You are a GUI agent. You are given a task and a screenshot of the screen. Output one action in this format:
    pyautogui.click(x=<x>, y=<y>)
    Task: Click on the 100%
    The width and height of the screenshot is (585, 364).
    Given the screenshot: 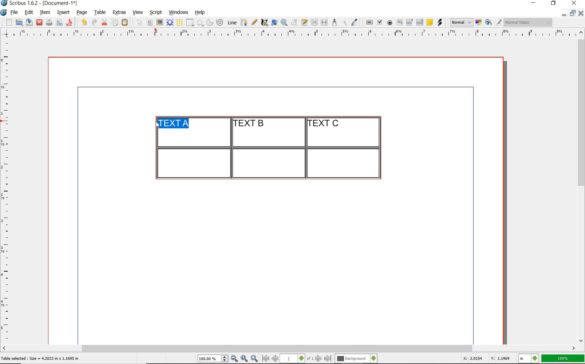 What is the action you would take?
    pyautogui.click(x=563, y=358)
    